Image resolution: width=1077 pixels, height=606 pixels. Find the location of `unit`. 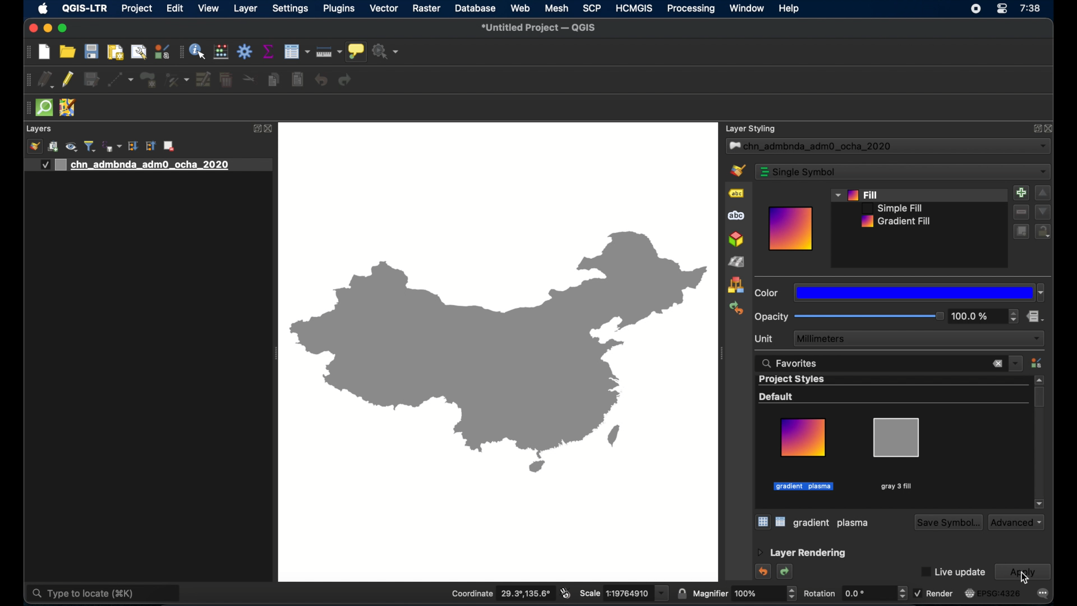

unit is located at coordinates (763, 339).